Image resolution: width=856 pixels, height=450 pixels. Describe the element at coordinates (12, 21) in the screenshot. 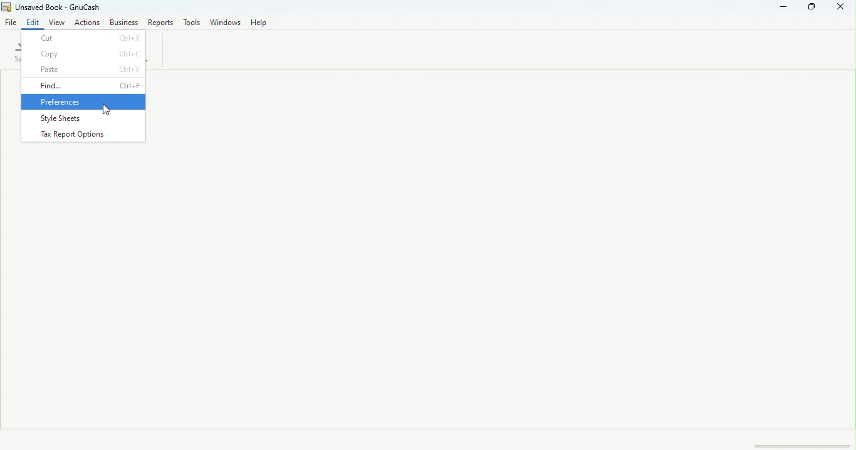

I see `File` at that location.